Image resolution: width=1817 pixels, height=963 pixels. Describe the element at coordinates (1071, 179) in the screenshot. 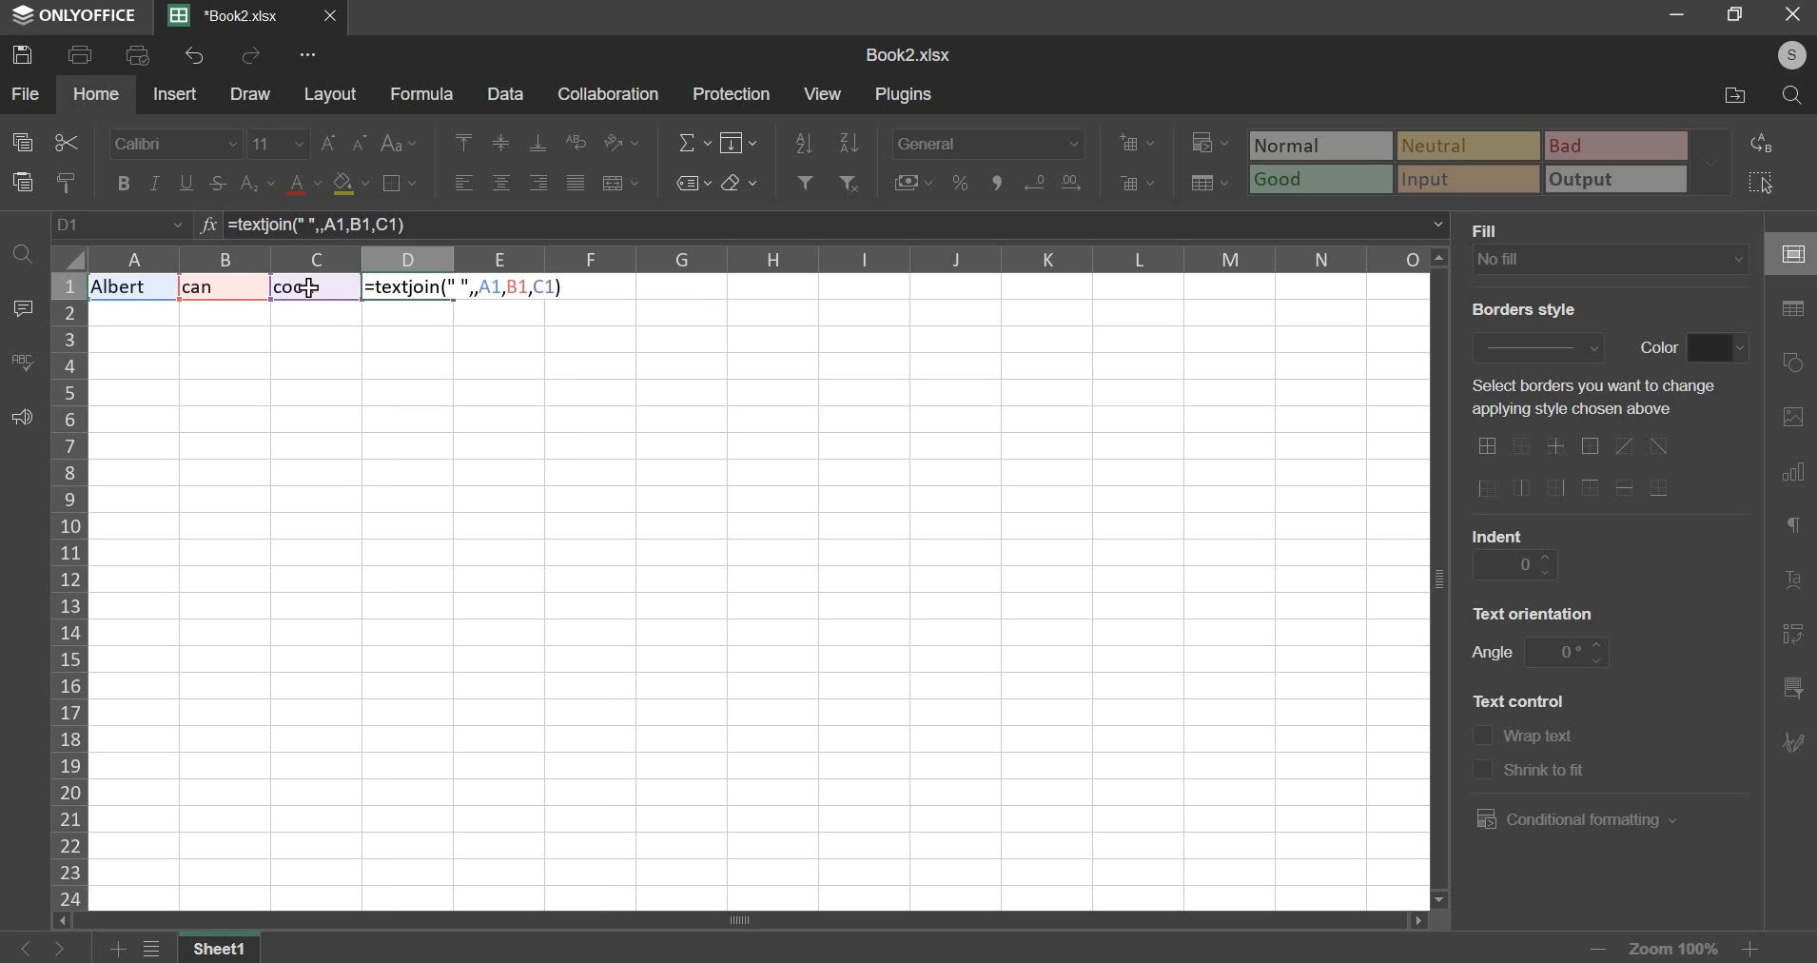

I see `decrease decimals` at that location.